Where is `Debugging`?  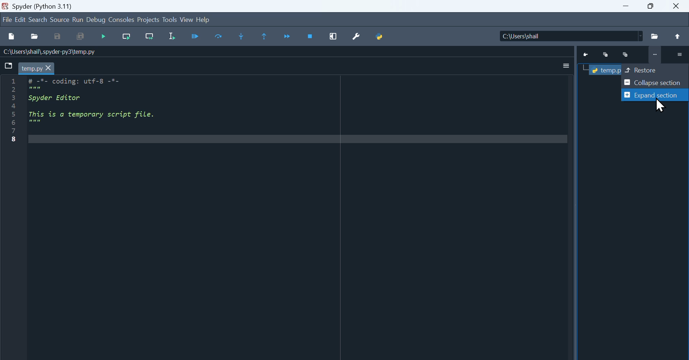 Debugging is located at coordinates (105, 38).